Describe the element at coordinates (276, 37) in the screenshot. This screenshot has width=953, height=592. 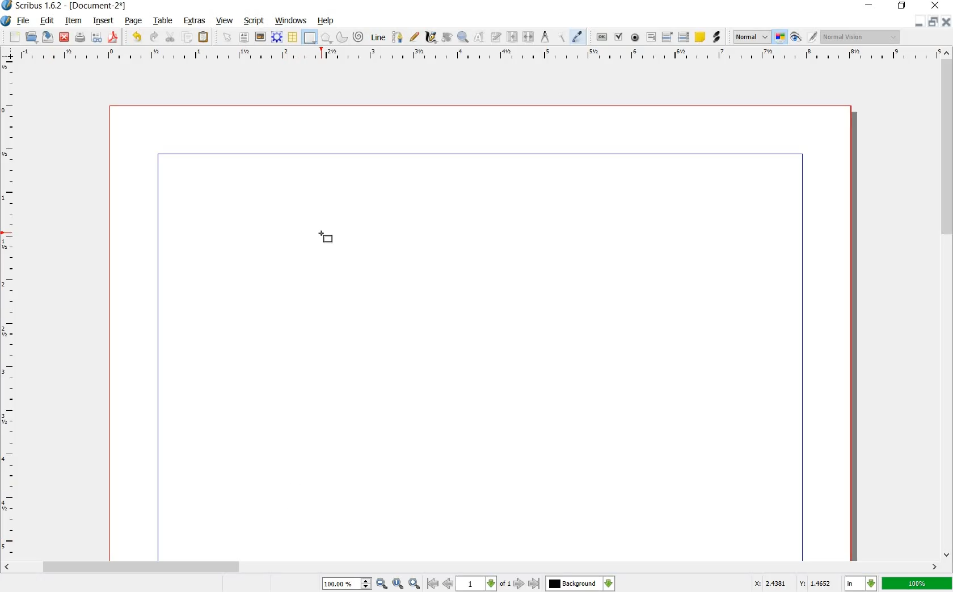
I see `RENDER FRAME` at that location.